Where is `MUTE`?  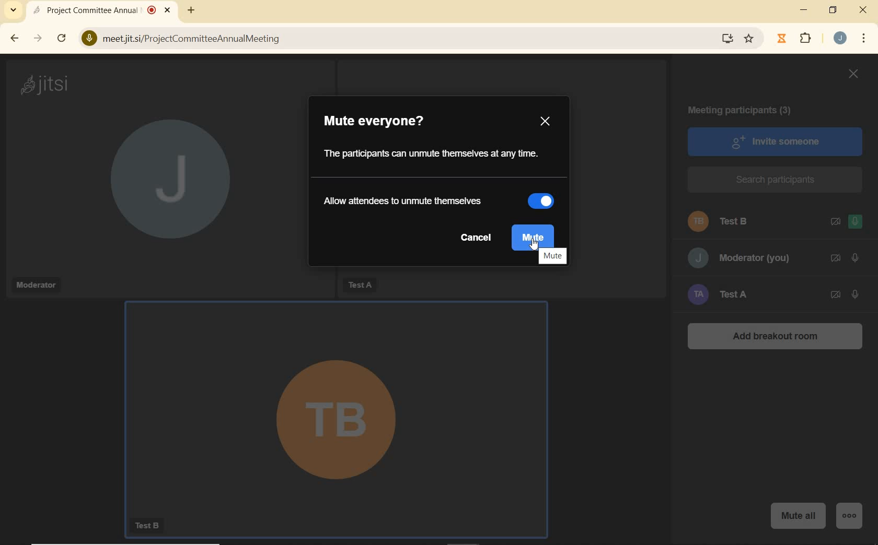
MUTE is located at coordinates (535, 235).